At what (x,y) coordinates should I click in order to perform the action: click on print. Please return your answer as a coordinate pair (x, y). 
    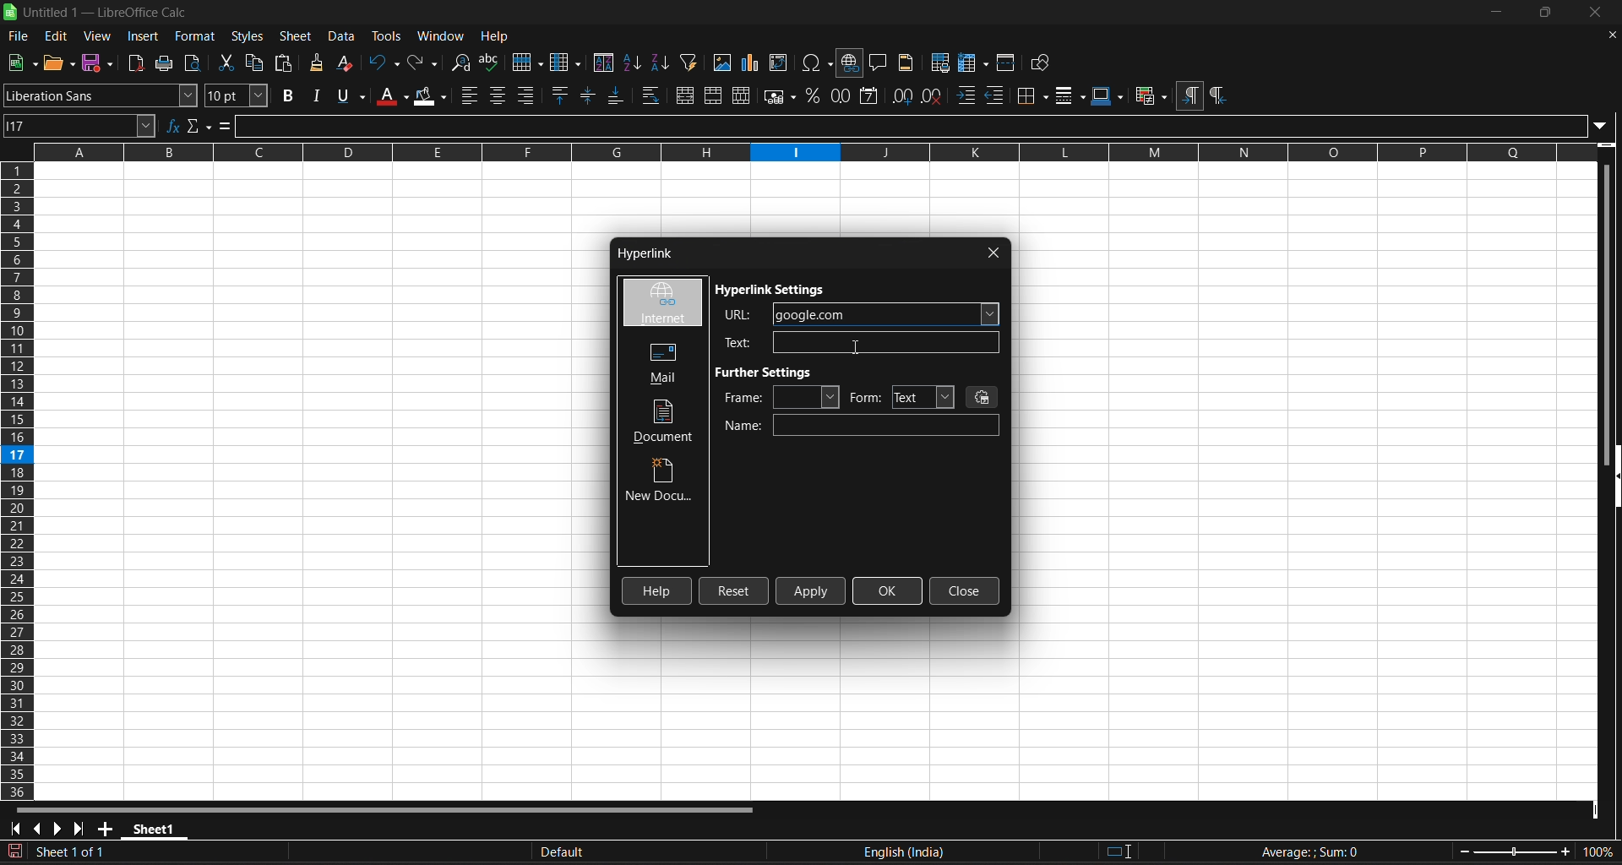
    Looking at the image, I should click on (168, 63).